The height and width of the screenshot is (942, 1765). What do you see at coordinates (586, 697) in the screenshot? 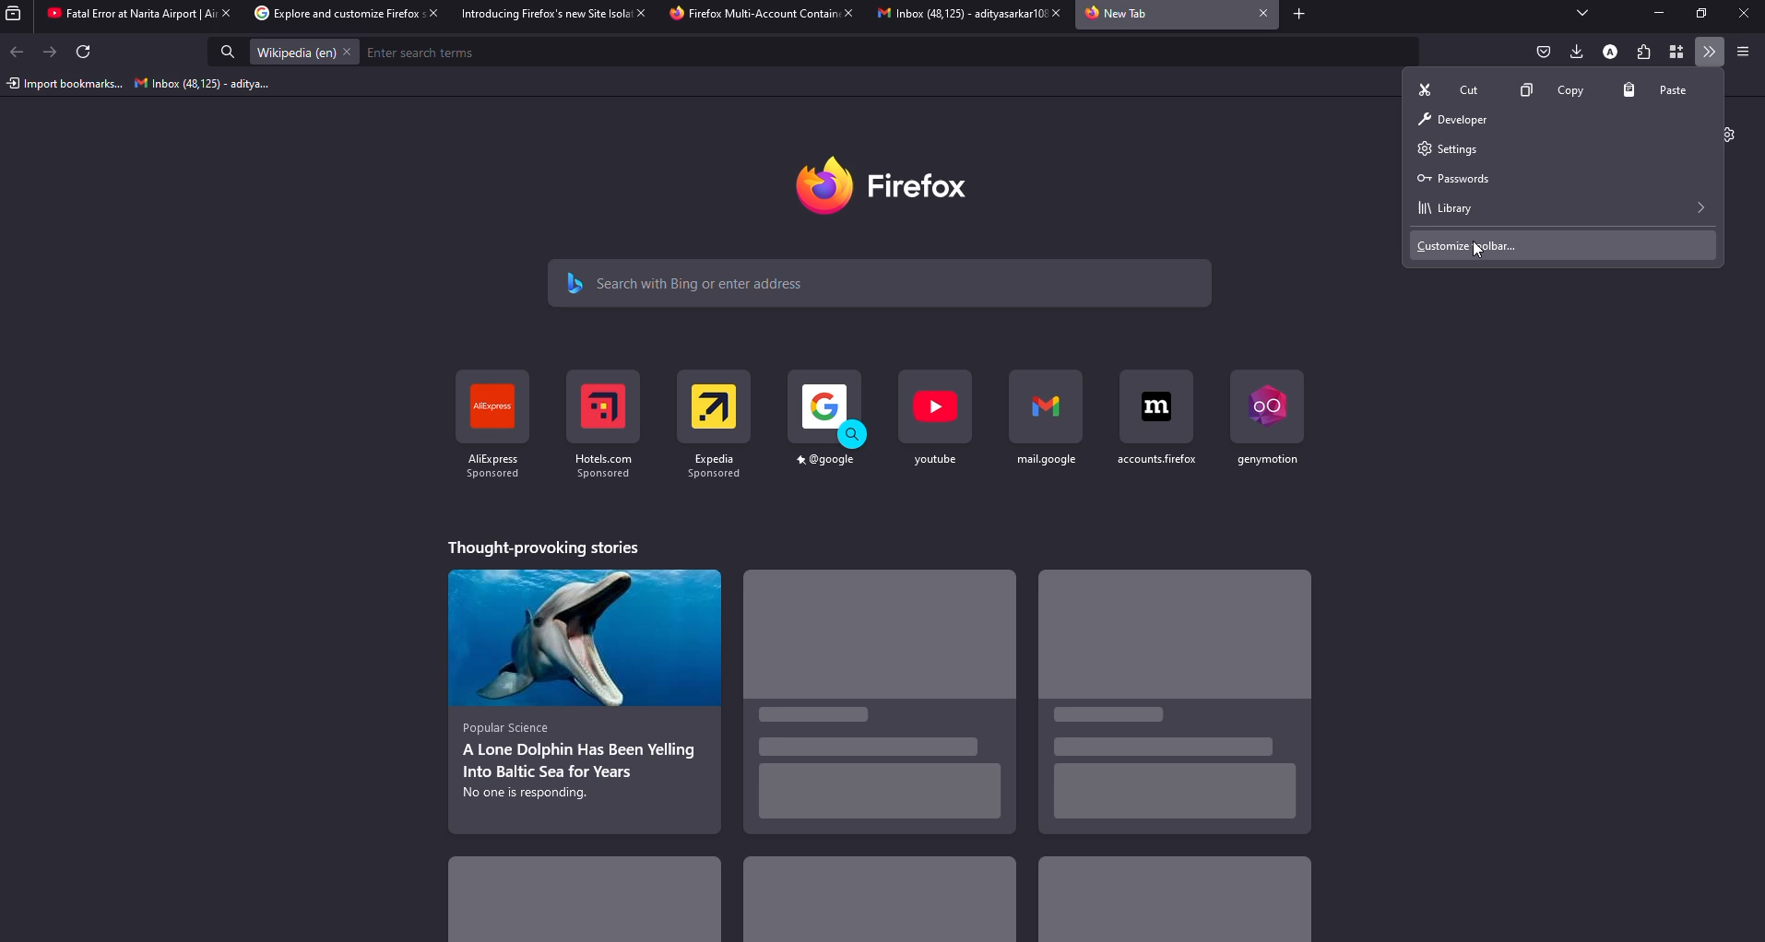
I see `stories` at bounding box center [586, 697].